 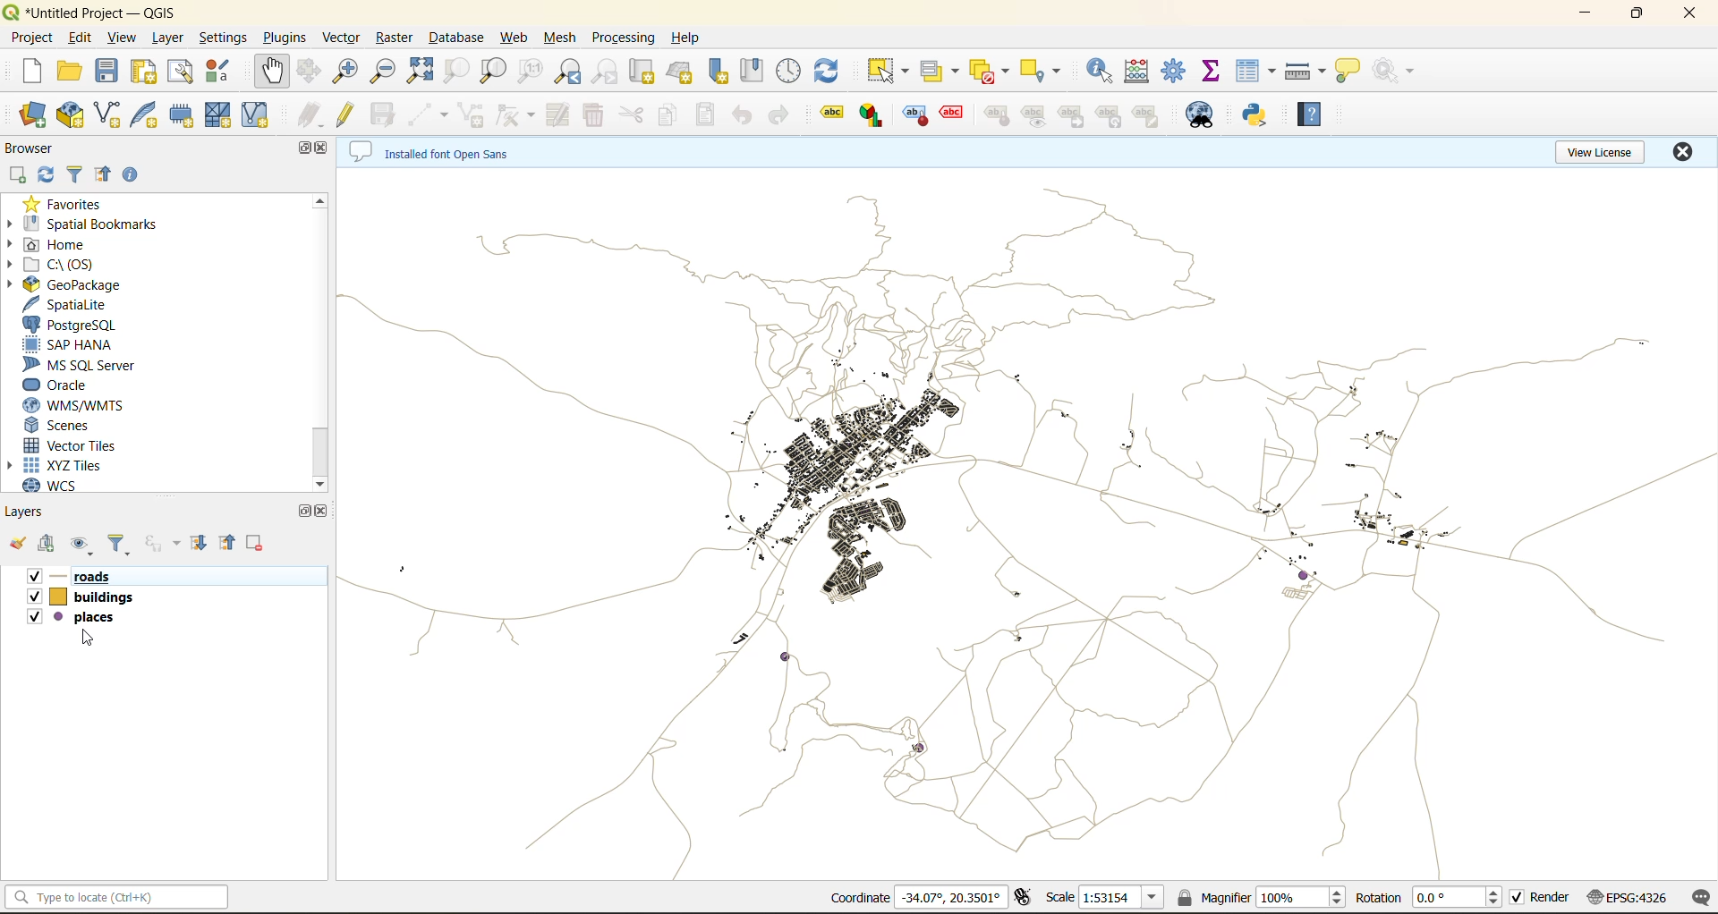 What do you see at coordinates (429, 114) in the screenshot?
I see `digitize` at bounding box center [429, 114].